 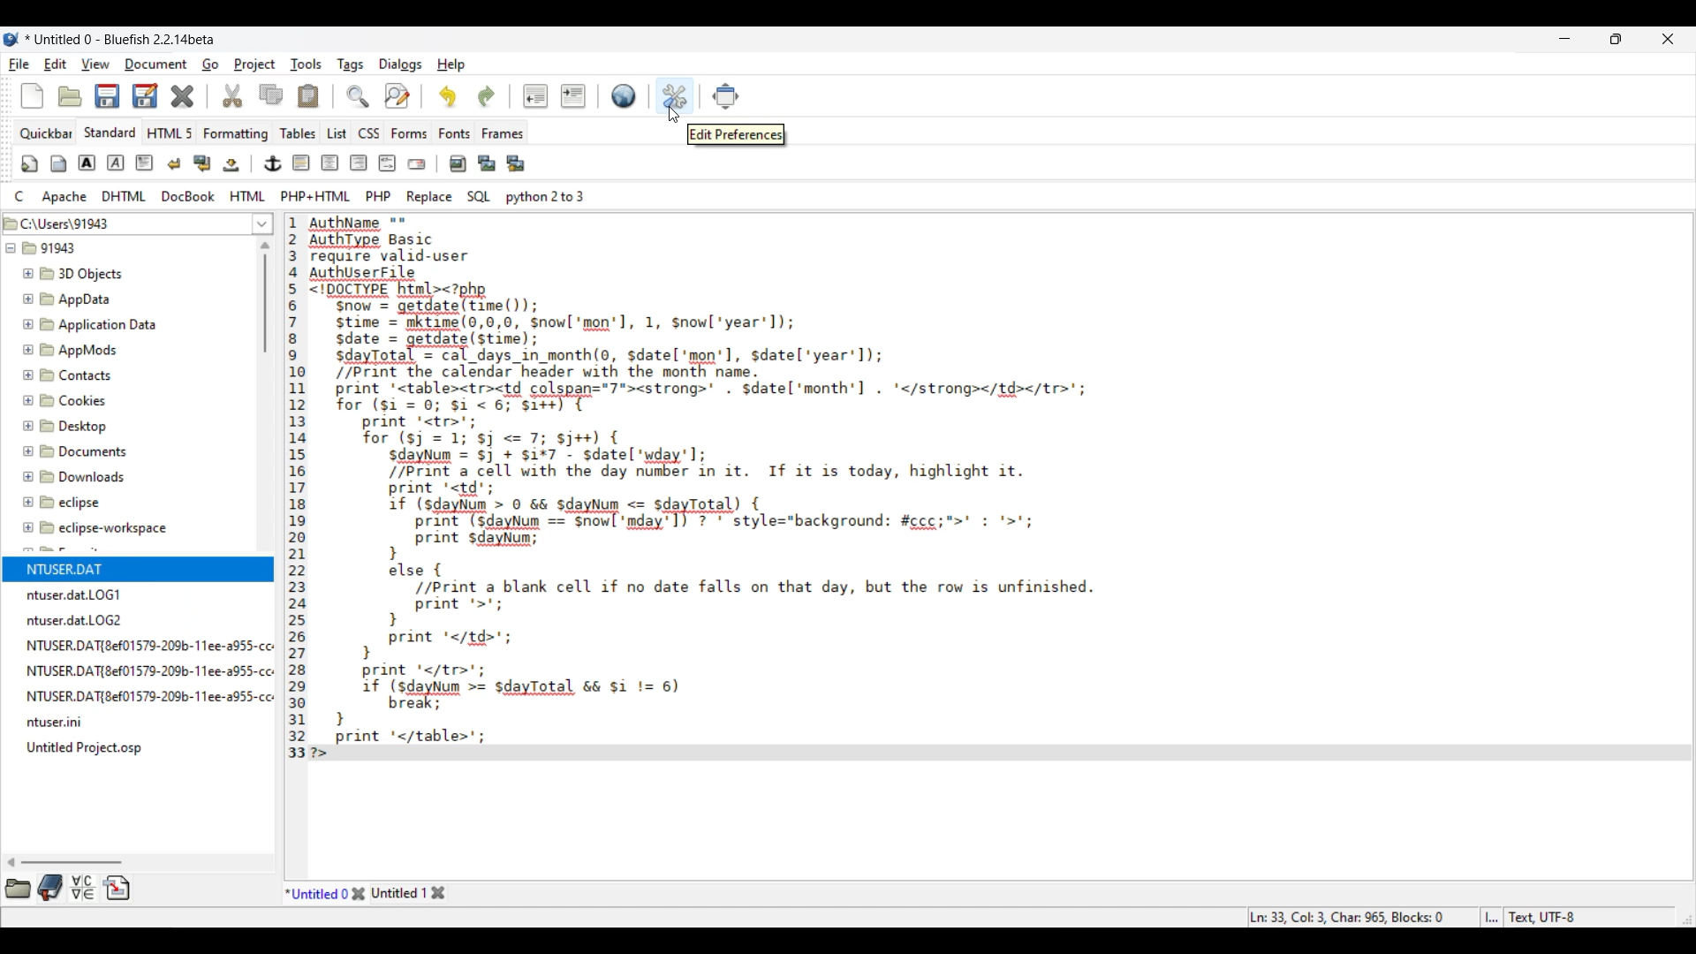 What do you see at coordinates (210, 64) in the screenshot?
I see `Go menu` at bounding box center [210, 64].